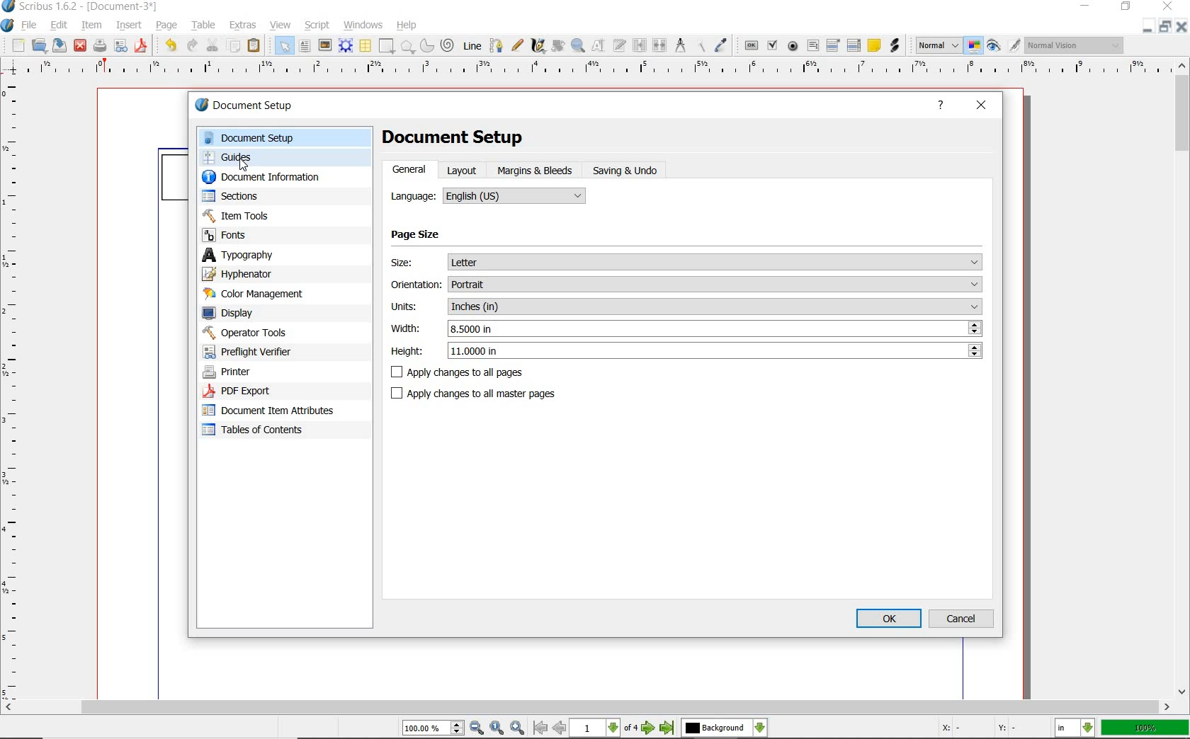 The image size is (1190, 739). I want to click on shape, so click(387, 47).